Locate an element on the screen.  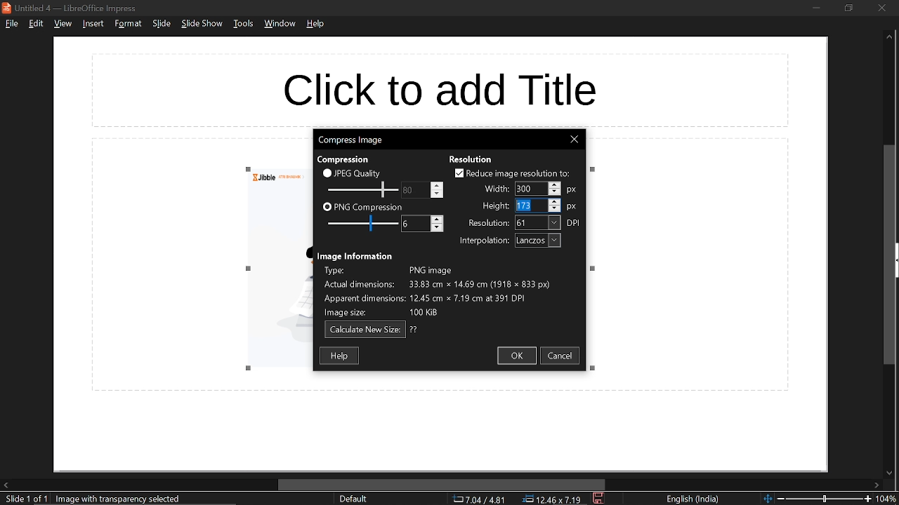
JPEG quality scale is located at coordinates (363, 189).